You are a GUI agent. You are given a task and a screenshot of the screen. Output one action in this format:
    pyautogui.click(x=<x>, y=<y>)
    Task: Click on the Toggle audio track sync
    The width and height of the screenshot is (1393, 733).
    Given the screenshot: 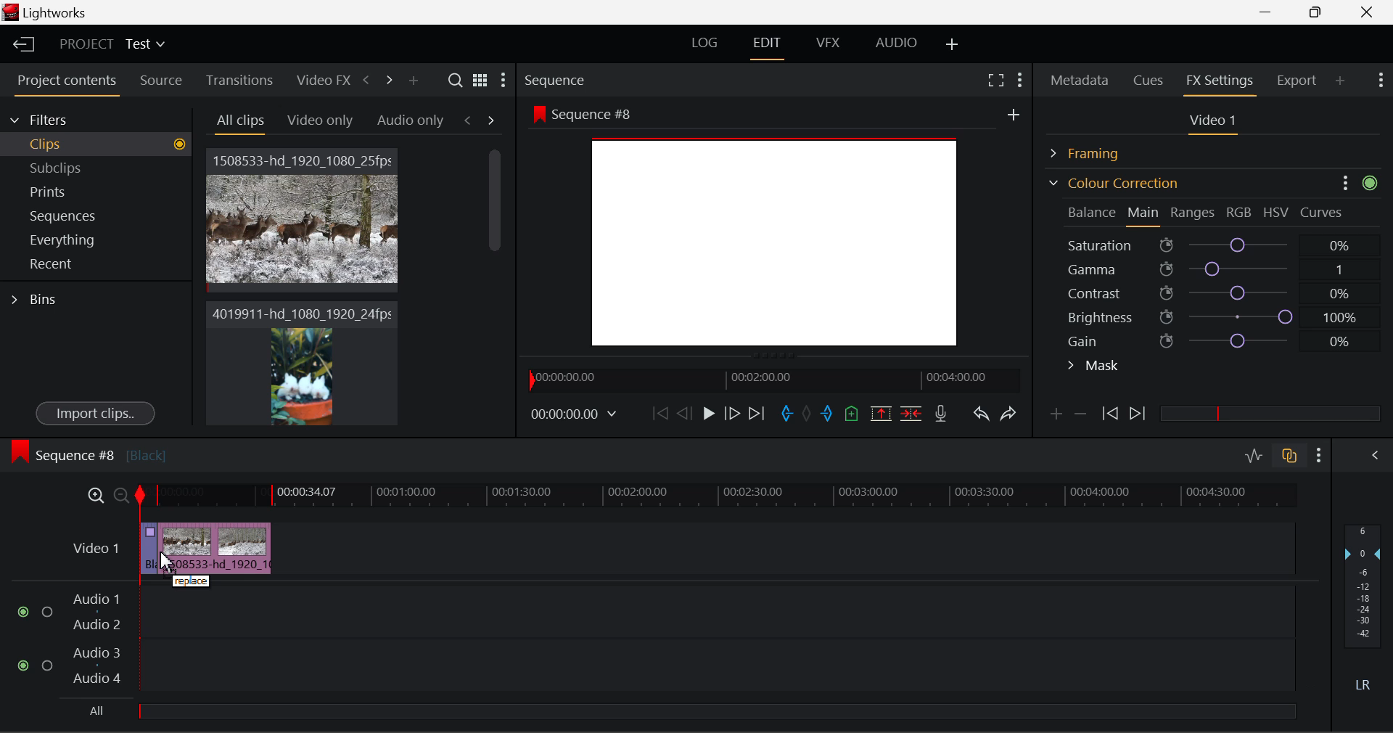 What is the action you would take?
    pyautogui.click(x=1290, y=454)
    